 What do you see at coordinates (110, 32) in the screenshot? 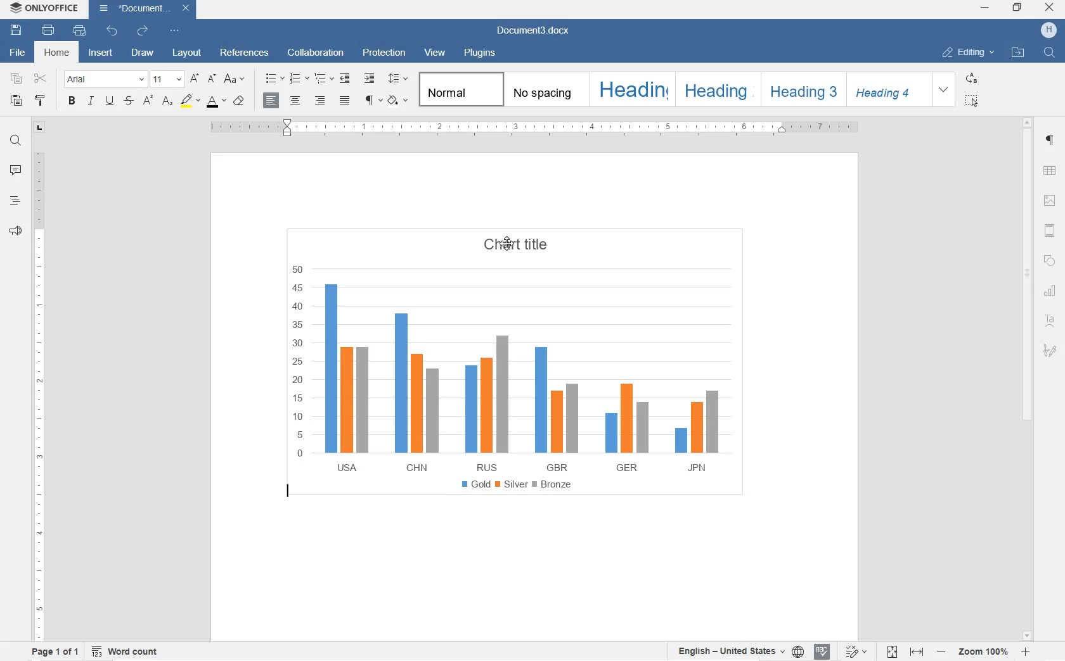
I see `UNDO` at bounding box center [110, 32].